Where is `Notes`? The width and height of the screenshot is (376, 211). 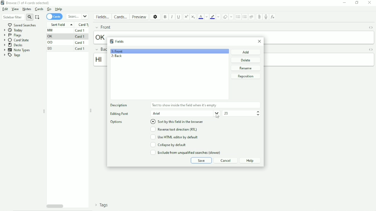
Notes is located at coordinates (27, 9).